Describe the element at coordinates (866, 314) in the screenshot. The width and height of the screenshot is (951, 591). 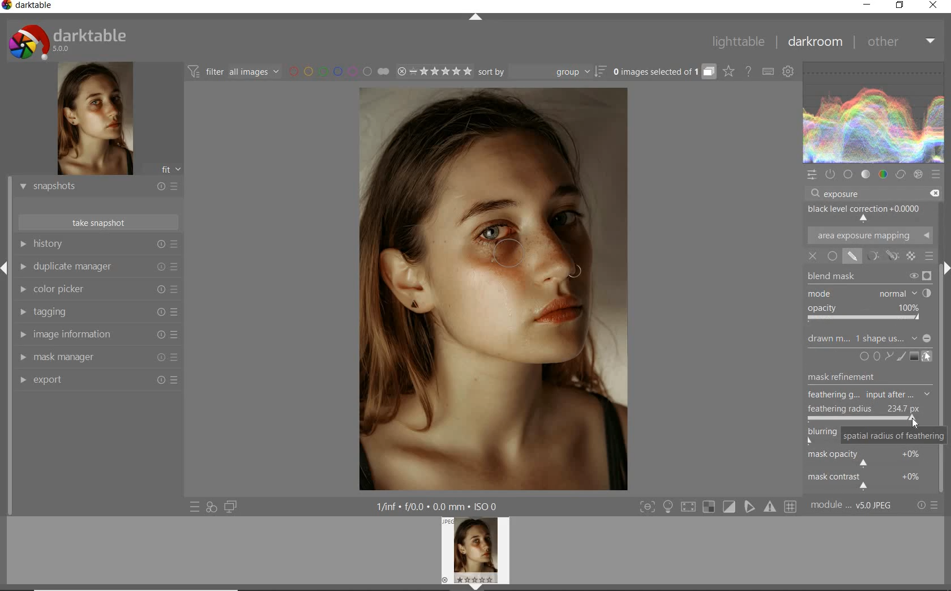
I see `OPACITY` at that location.